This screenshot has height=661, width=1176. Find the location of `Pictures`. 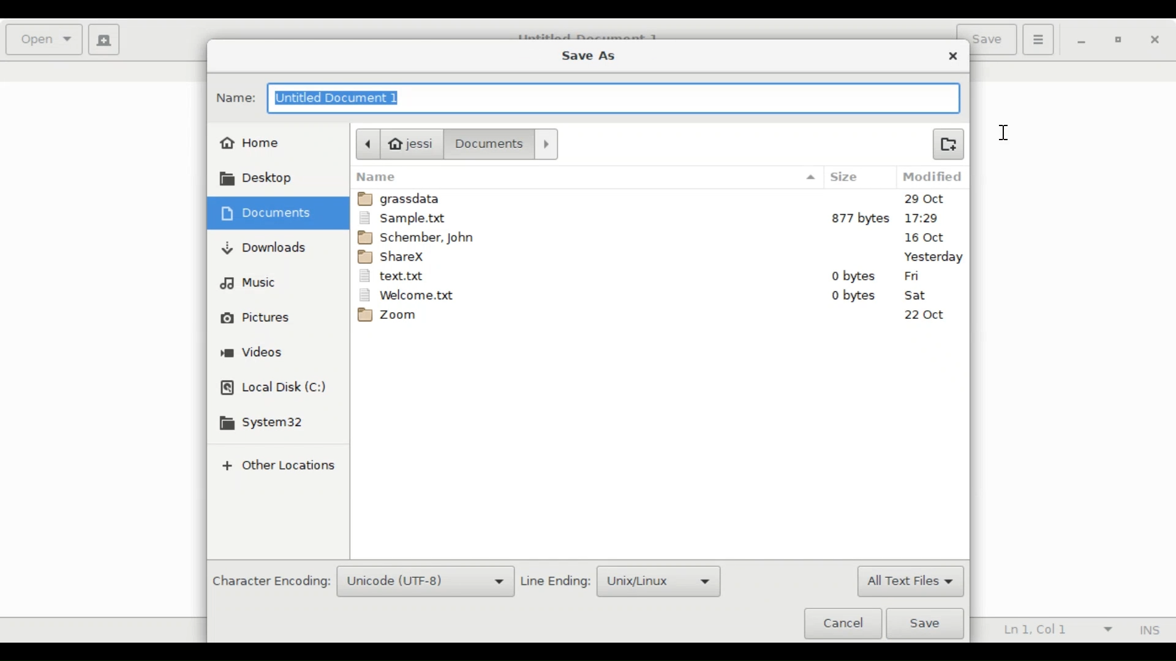

Pictures is located at coordinates (256, 318).